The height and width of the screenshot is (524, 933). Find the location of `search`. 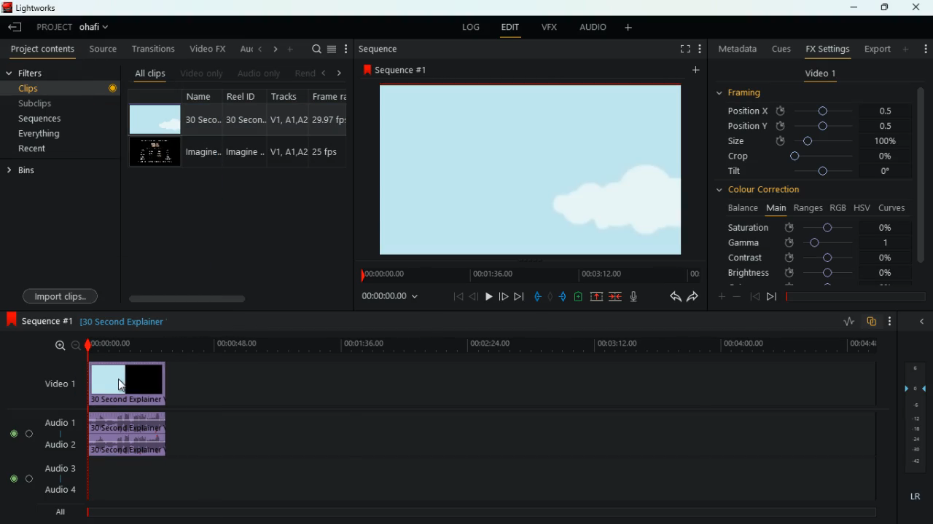

search is located at coordinates (313, 49).